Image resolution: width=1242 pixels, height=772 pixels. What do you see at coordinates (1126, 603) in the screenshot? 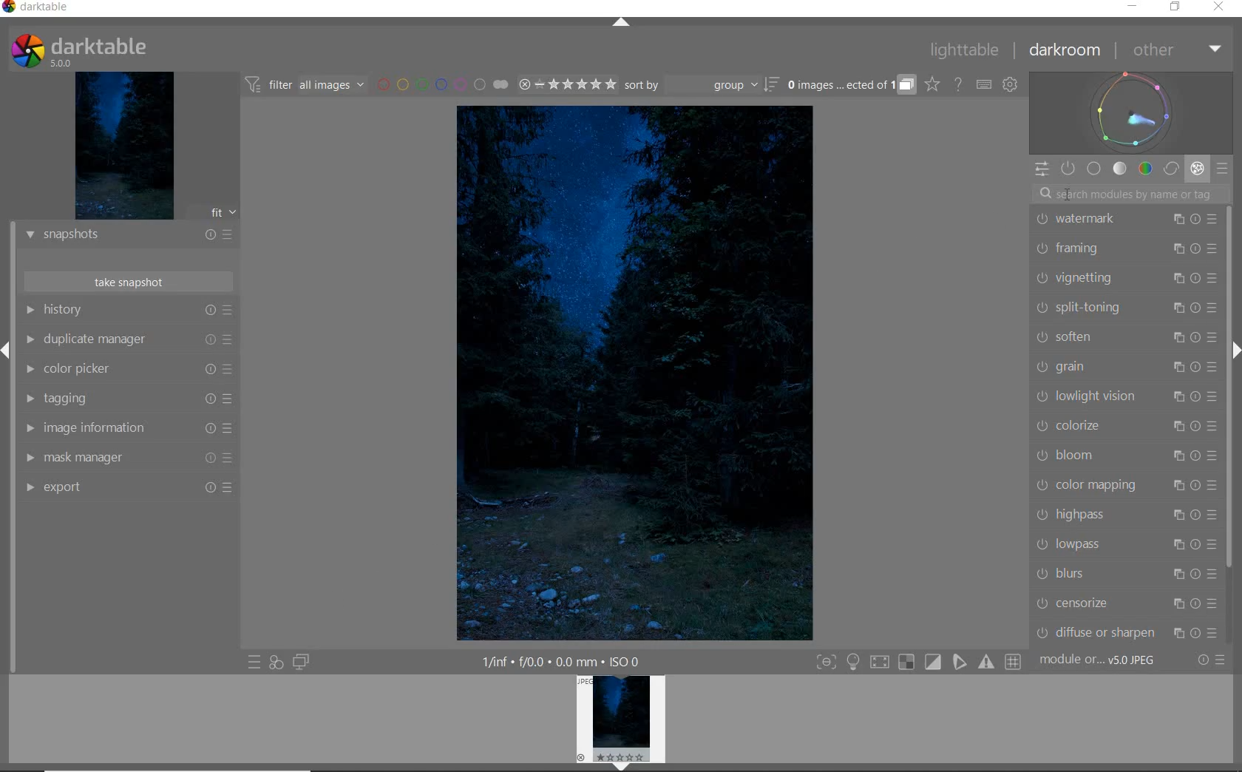
I see `CENSORIZE` at bounding box center [1126, 603].